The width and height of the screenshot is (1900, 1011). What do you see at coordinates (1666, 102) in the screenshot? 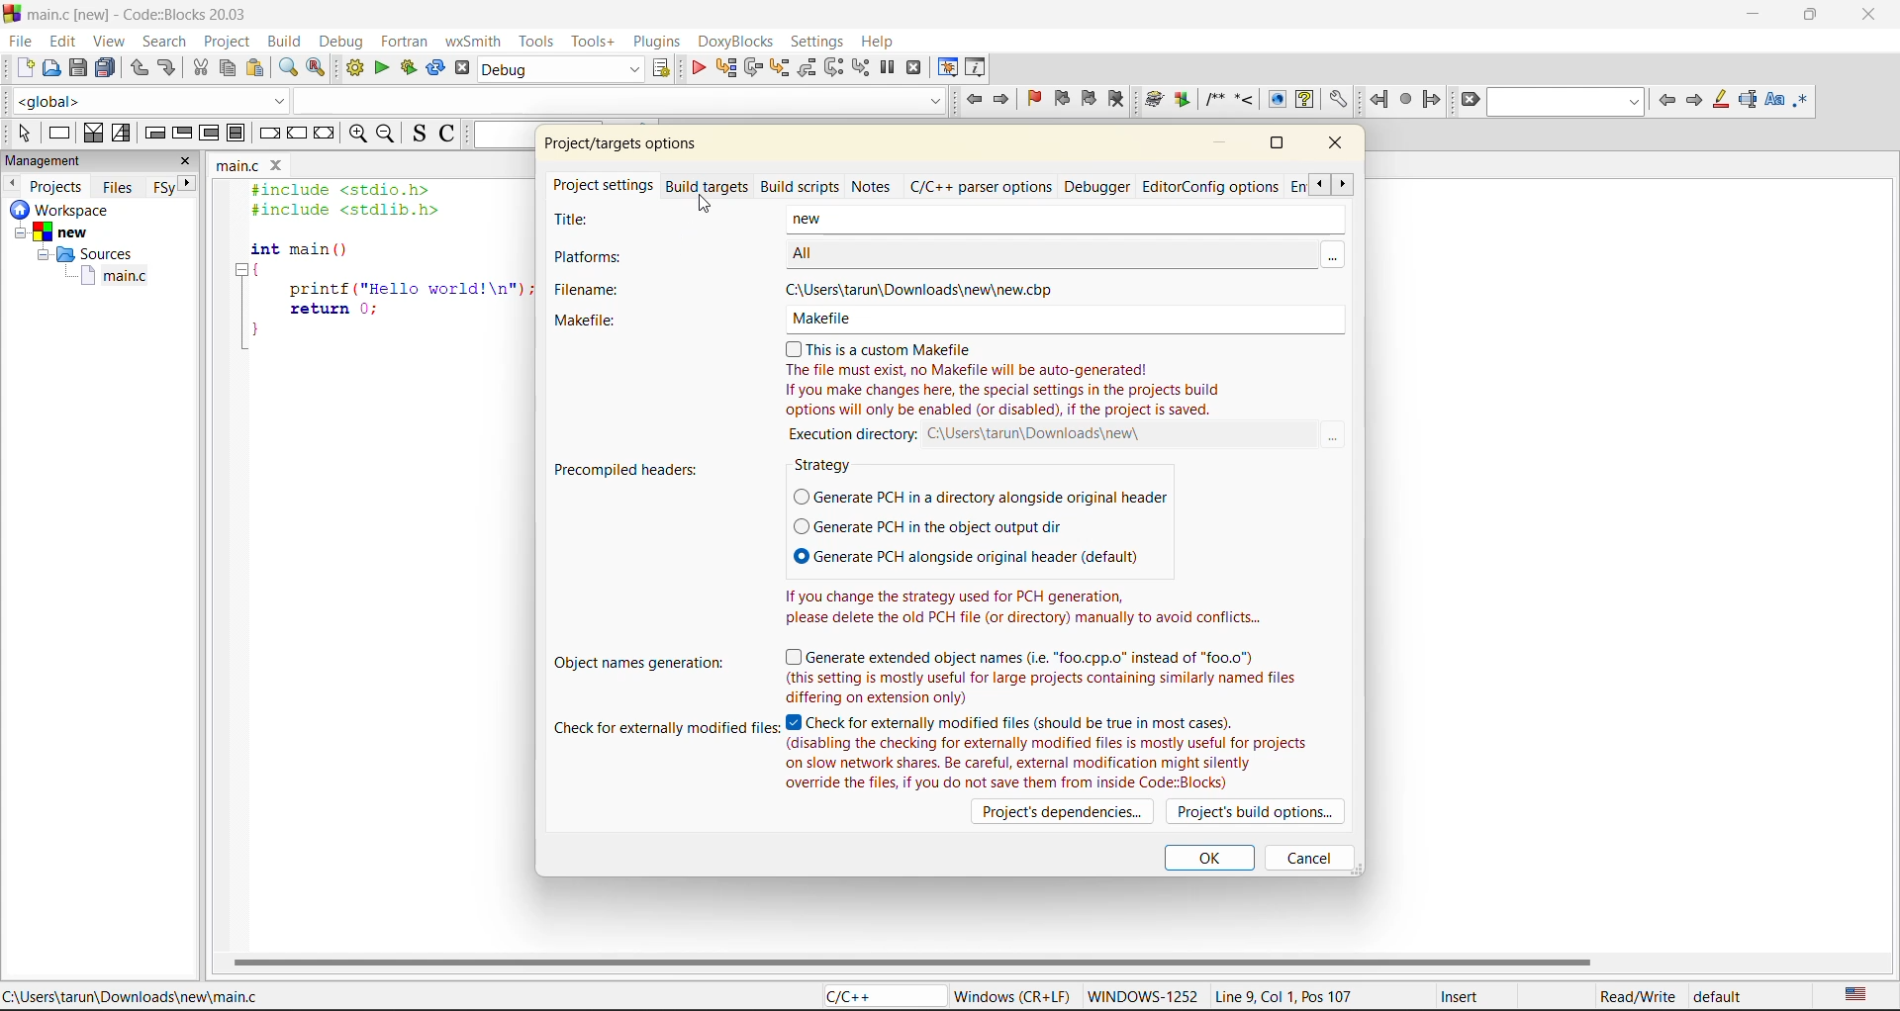
I see `previous` at bounding box center [1666, 102].